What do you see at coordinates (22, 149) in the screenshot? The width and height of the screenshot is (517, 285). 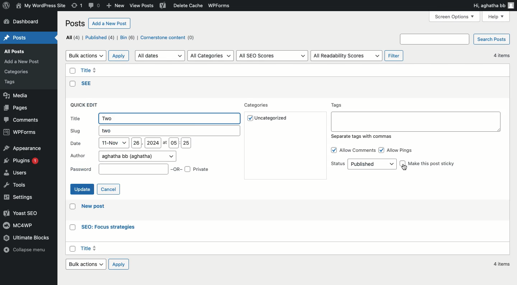 I see `Appearance` at bounding box center [22, 149].